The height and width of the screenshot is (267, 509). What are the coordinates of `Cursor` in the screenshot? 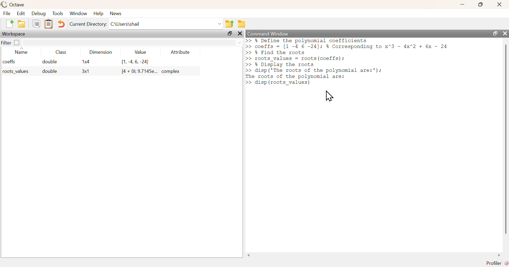 It's located at (331, 96).